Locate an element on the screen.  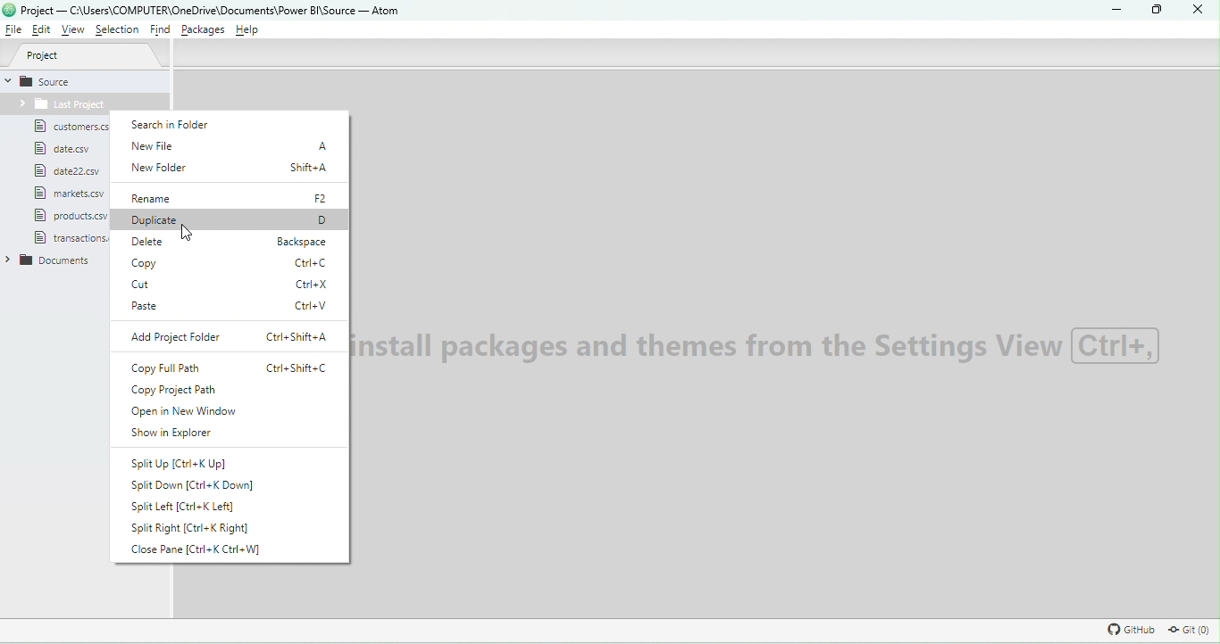
close is located at coordinates (1195, 11).